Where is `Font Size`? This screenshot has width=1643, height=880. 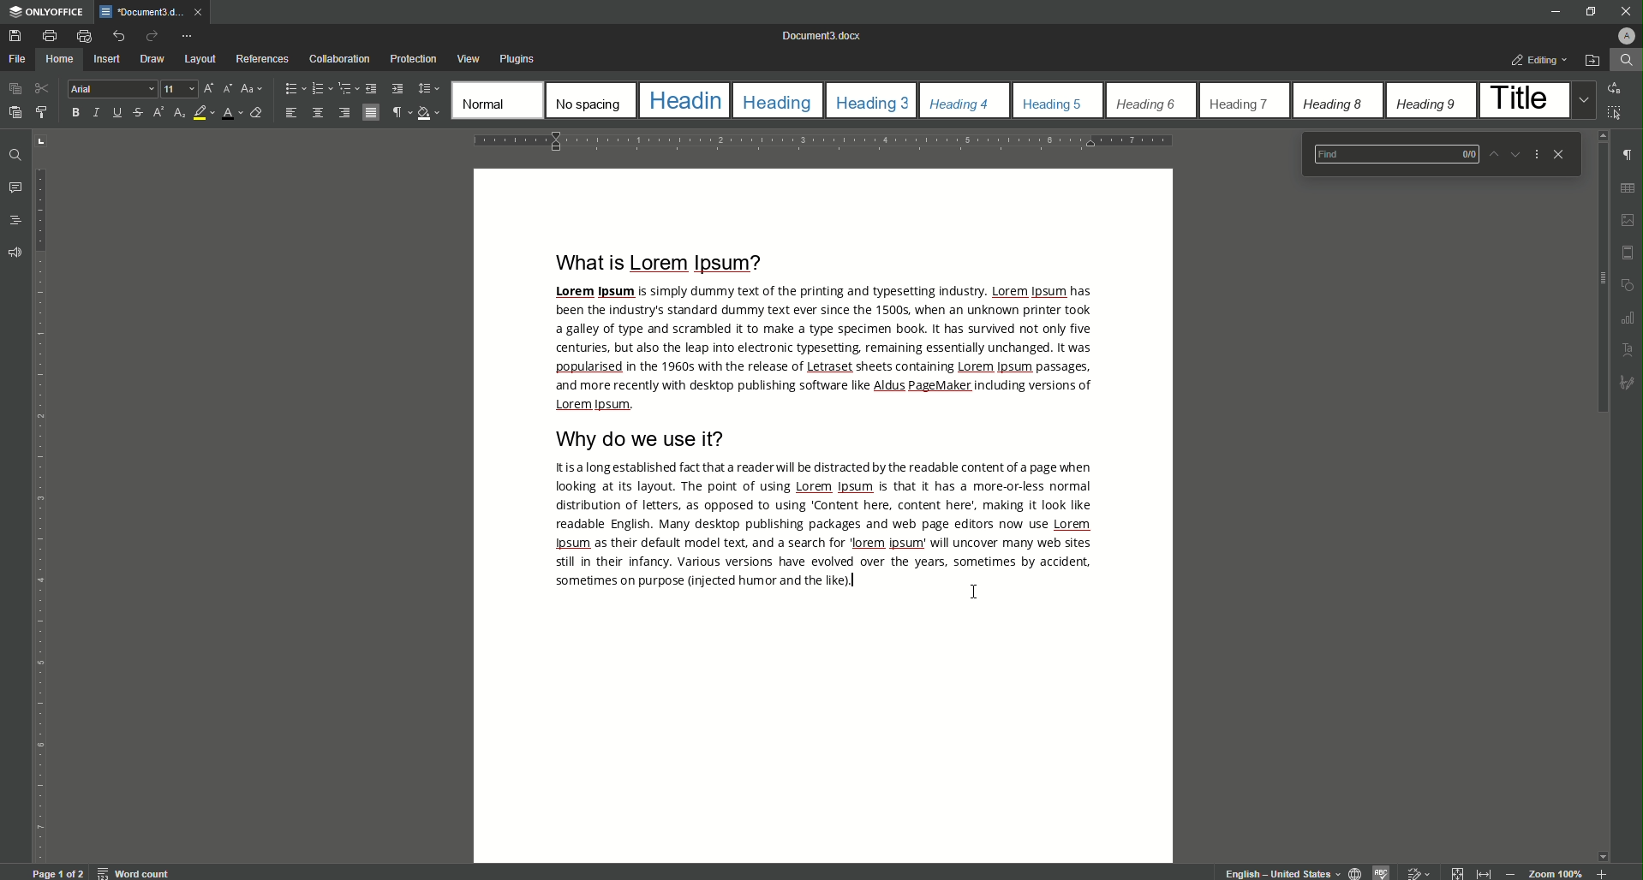
Font Size is located at coordinates (175, 89).